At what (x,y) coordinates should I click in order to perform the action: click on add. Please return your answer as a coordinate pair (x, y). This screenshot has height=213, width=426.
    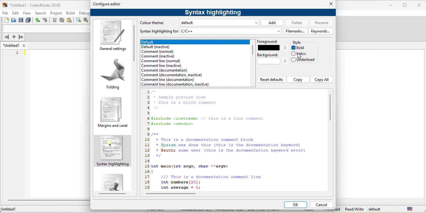
    Looking at the image, I should click on (272, 22).